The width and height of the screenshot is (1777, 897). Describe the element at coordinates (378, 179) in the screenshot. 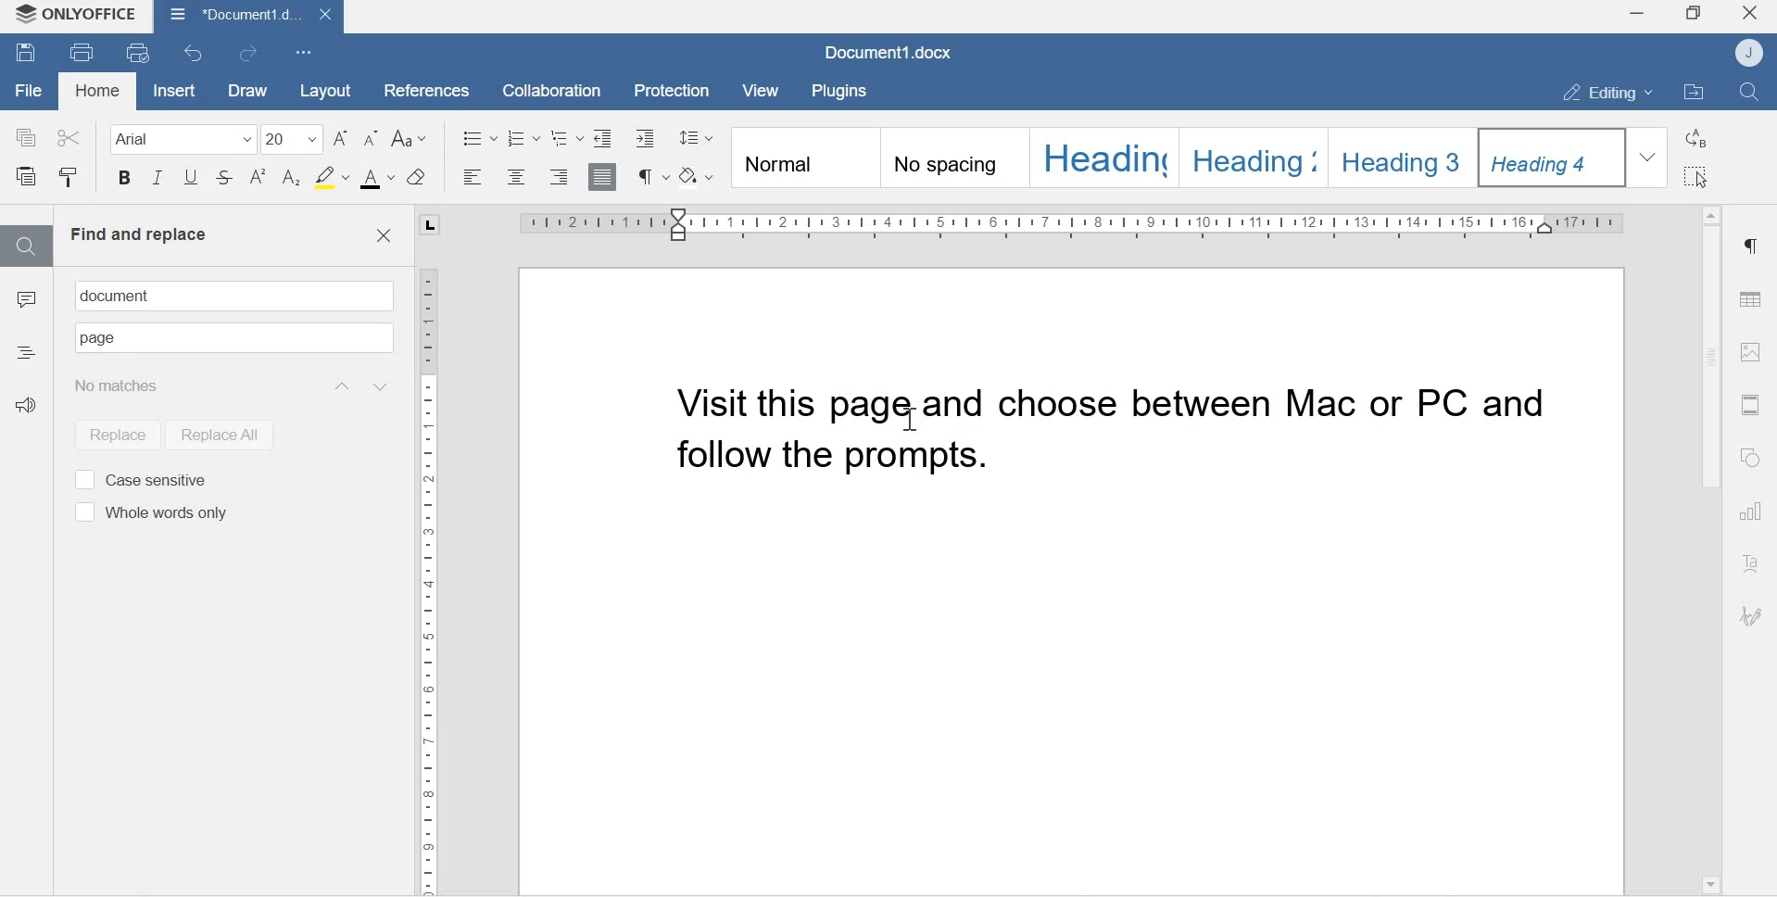

I see `font color` at that location.